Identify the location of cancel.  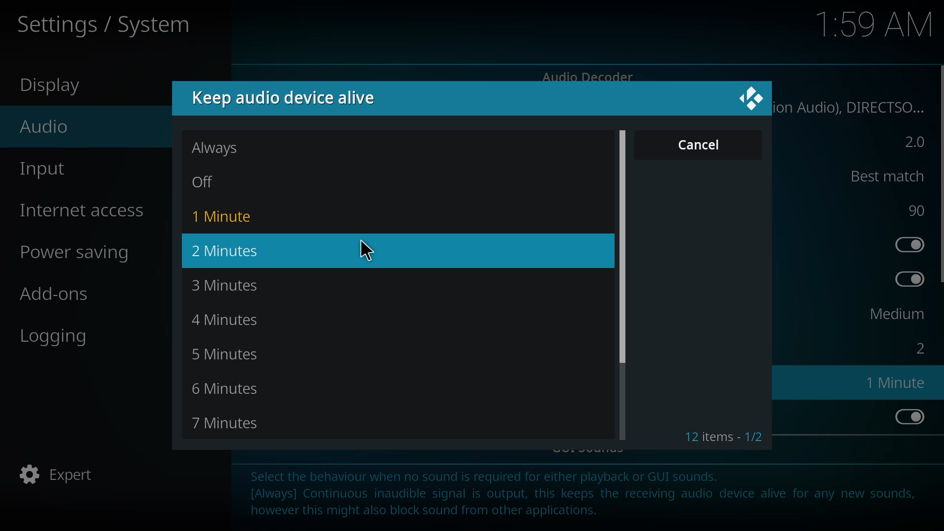
(700, 145).